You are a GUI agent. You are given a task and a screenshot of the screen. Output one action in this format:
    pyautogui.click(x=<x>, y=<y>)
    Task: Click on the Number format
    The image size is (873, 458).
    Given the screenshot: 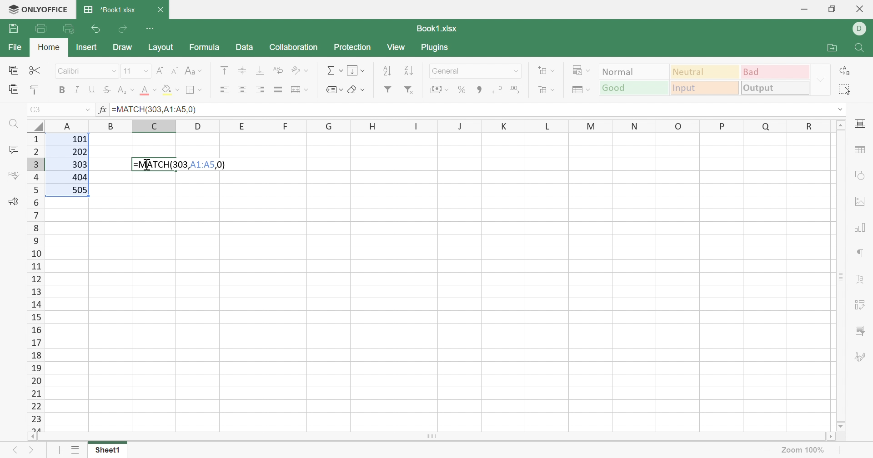 What is the action you would take?
    pyautogui.click(x=456, y=71)
    